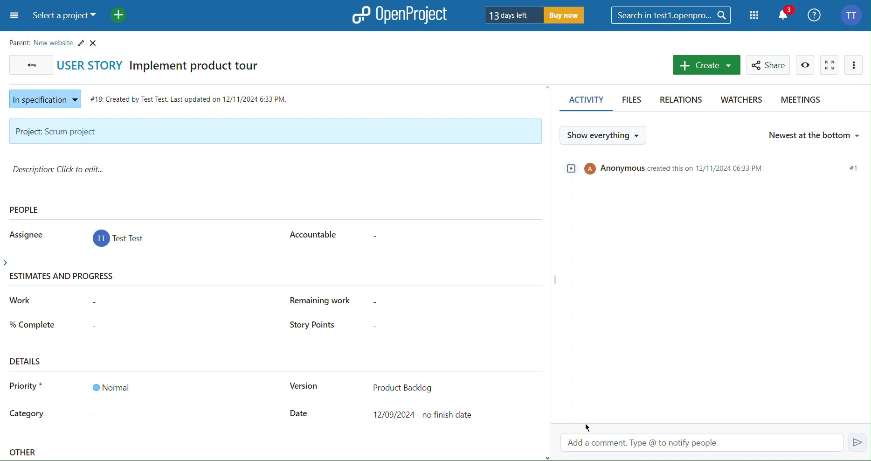  Describe the element at coordinates (705, 65) in the screenshot. I see `Create` at that location.